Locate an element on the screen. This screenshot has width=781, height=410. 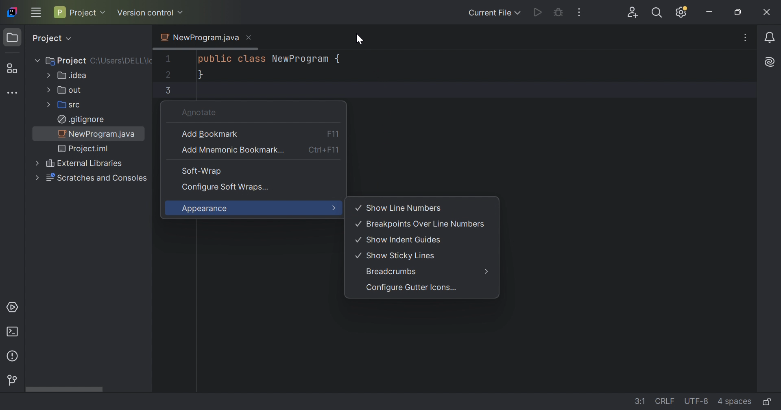
Problems is located at coordinates (14, 355).